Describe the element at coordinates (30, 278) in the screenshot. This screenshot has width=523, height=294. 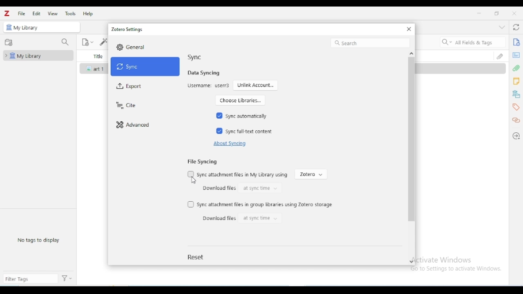
I see `filter tags` at that location.